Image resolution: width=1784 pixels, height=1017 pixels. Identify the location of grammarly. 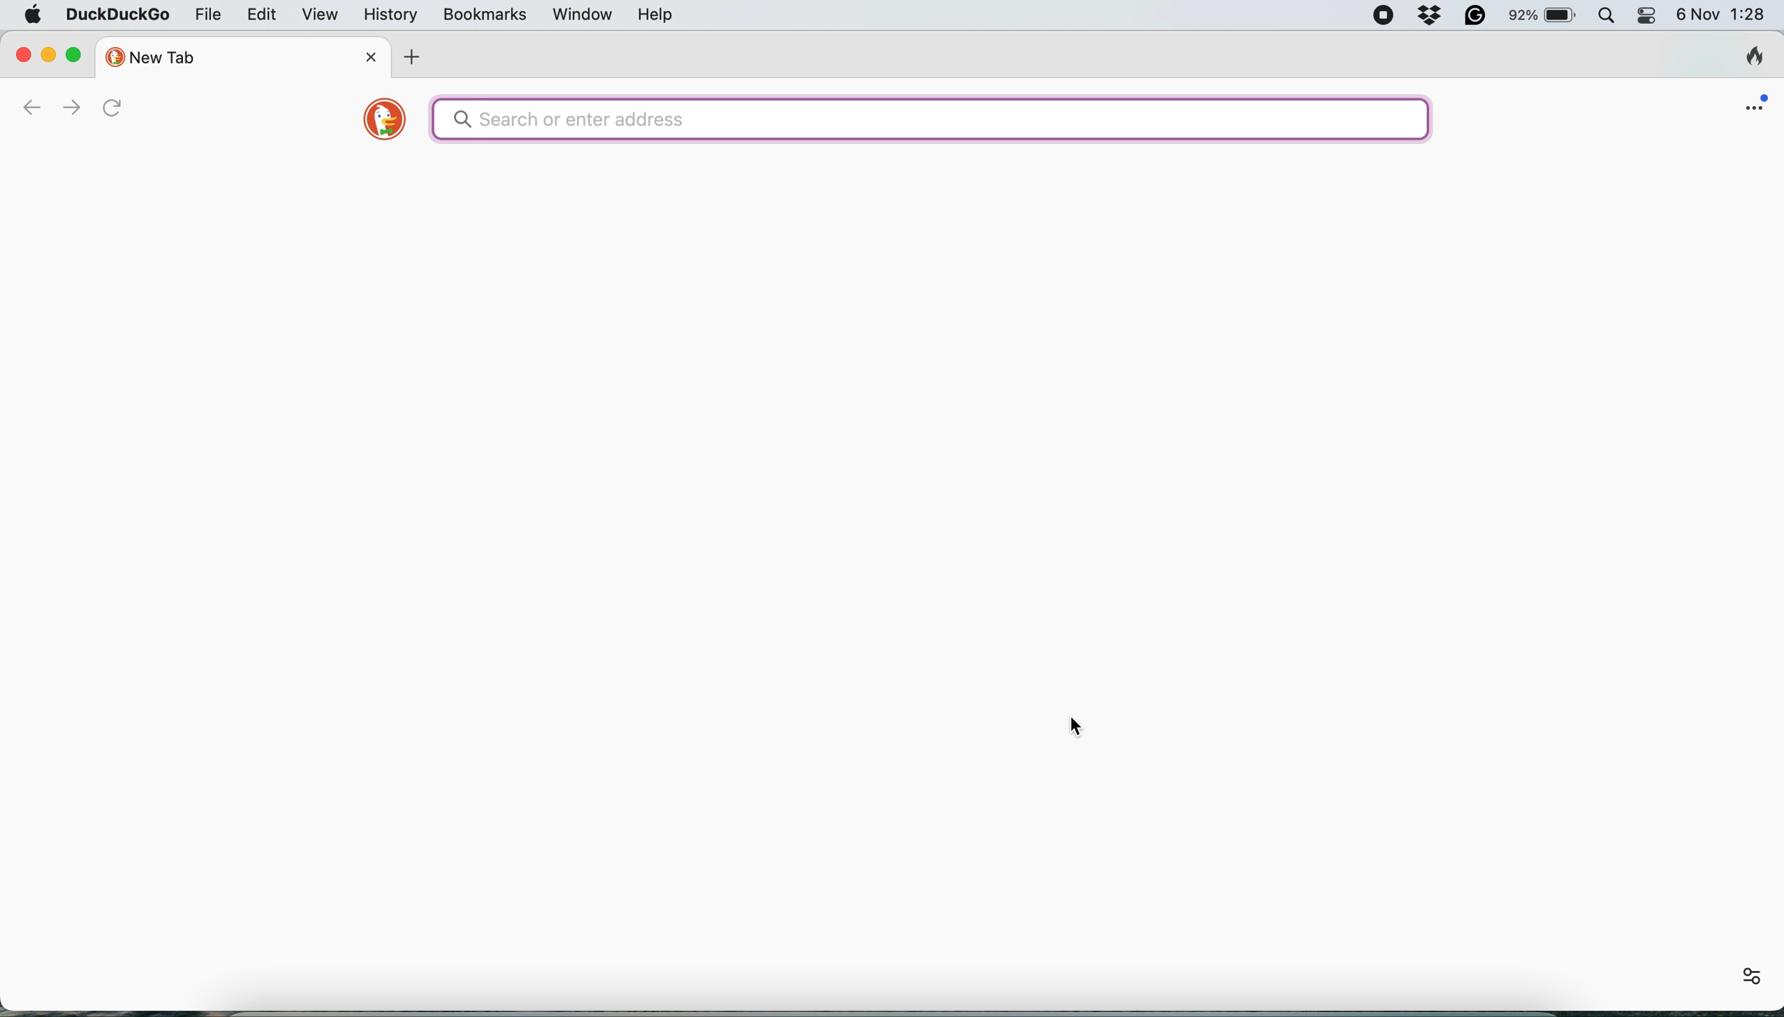
(1481, 15).